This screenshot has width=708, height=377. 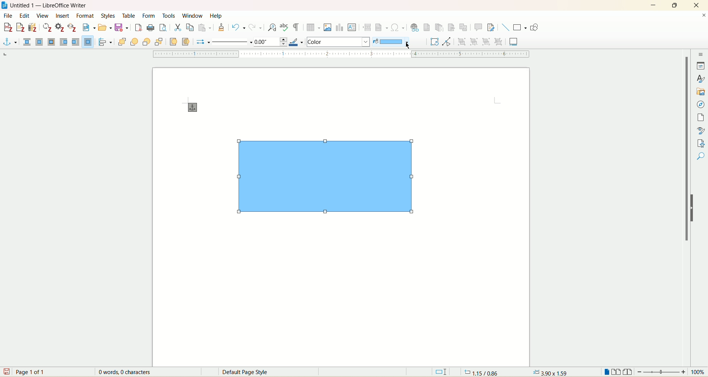 What do you see at coordinates (486, 41) in the screenshot?
I see `exit group` at bounding box center [486, 41].